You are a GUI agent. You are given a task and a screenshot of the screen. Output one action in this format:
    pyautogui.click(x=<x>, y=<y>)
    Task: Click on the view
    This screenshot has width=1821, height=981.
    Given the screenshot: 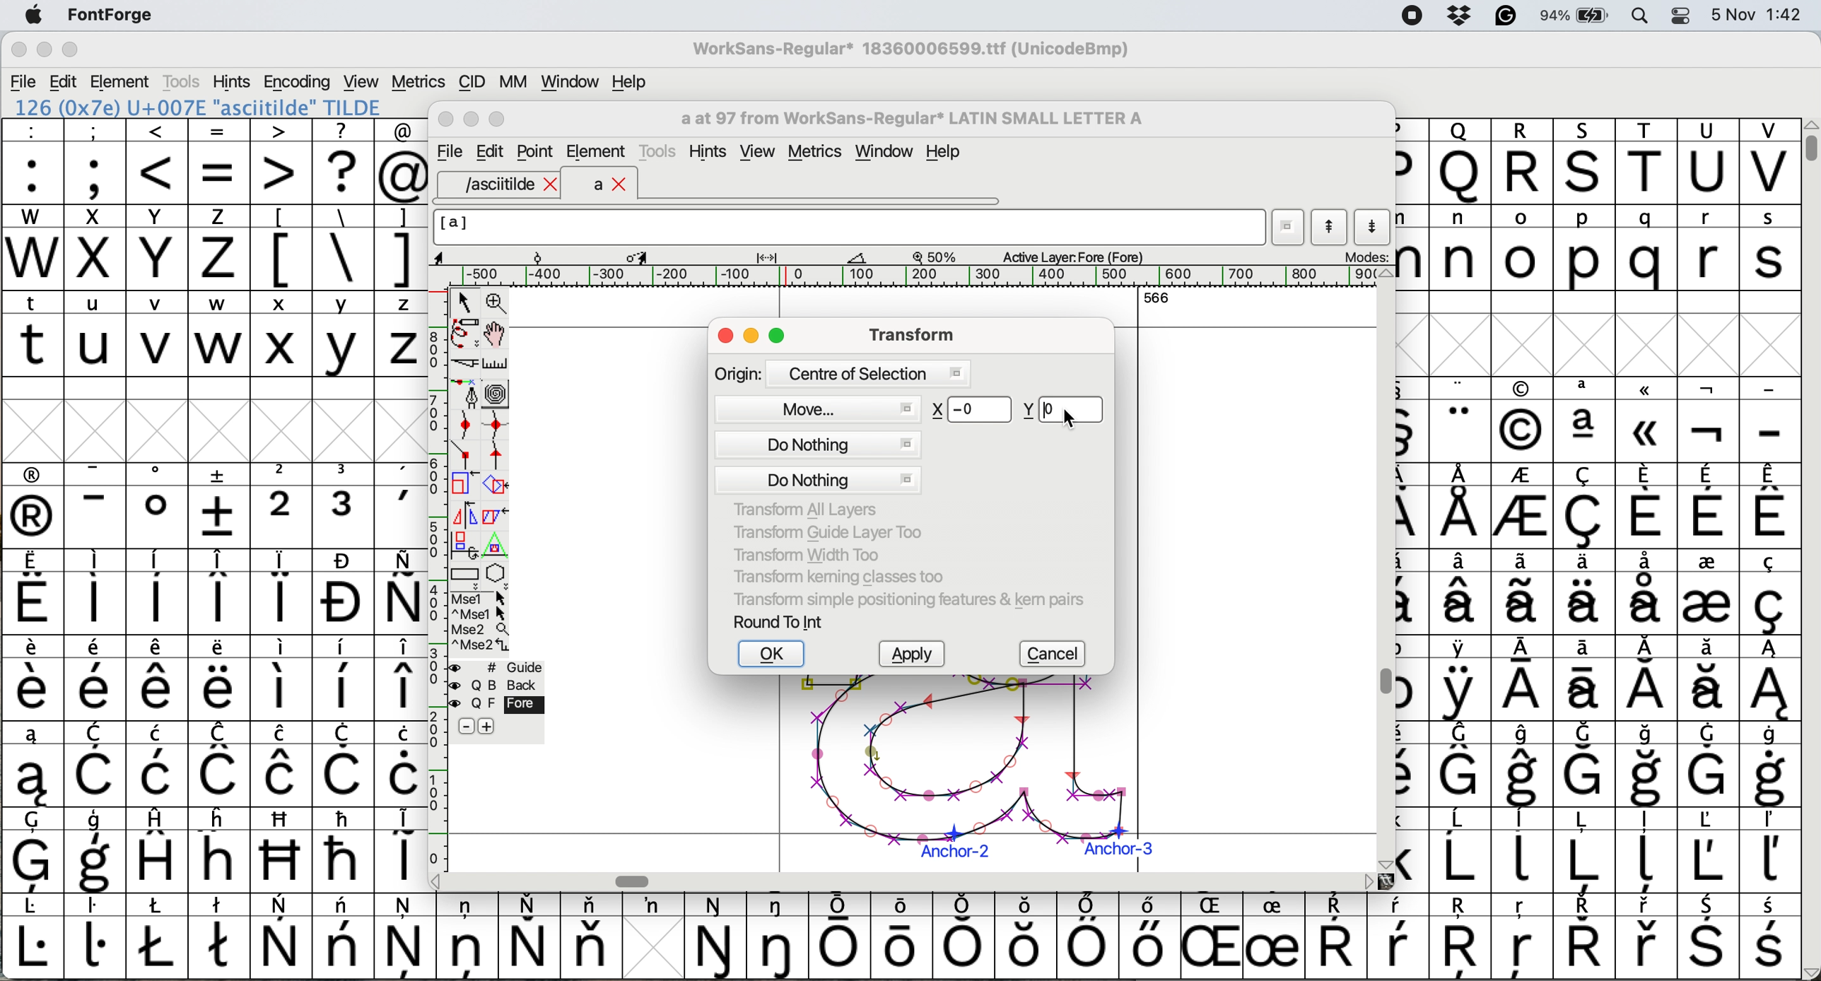 What is the action you would take?
    pyautogui.click(x=359, y=80)
    